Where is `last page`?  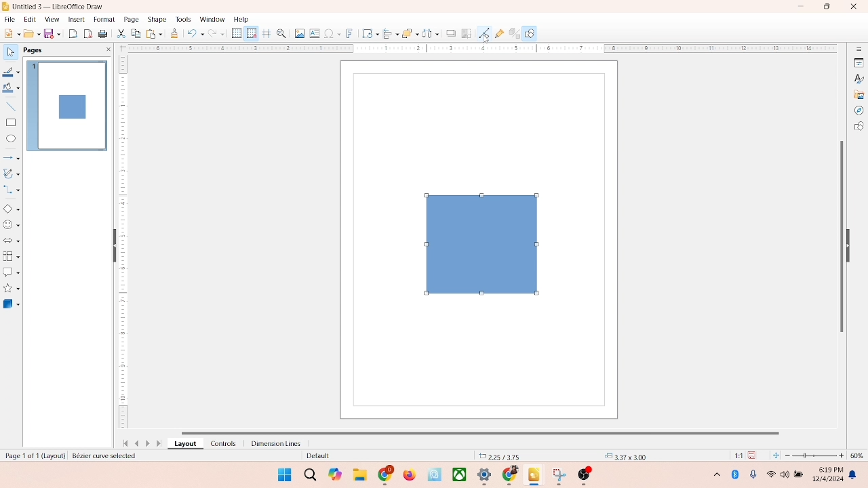 last page is located at coordinates (160, 444).